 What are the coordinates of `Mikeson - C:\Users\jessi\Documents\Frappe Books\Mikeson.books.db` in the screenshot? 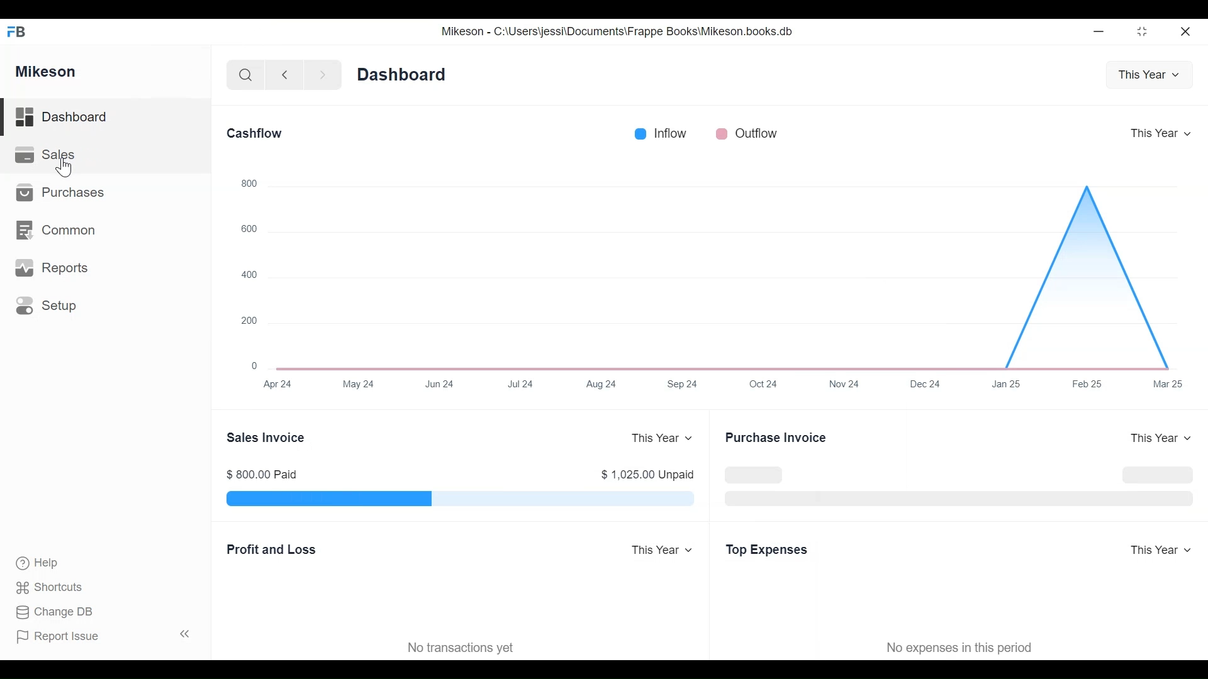 It's located at (618, 31).